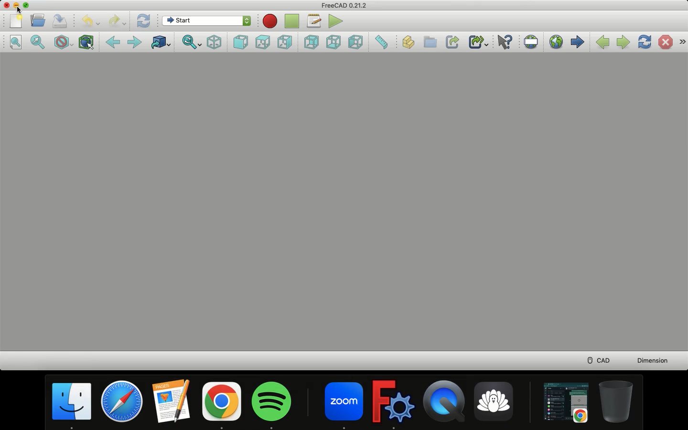  Describe the element at coordinates (293, 19) in the screenshot. I see `stop macro reading` at that location.